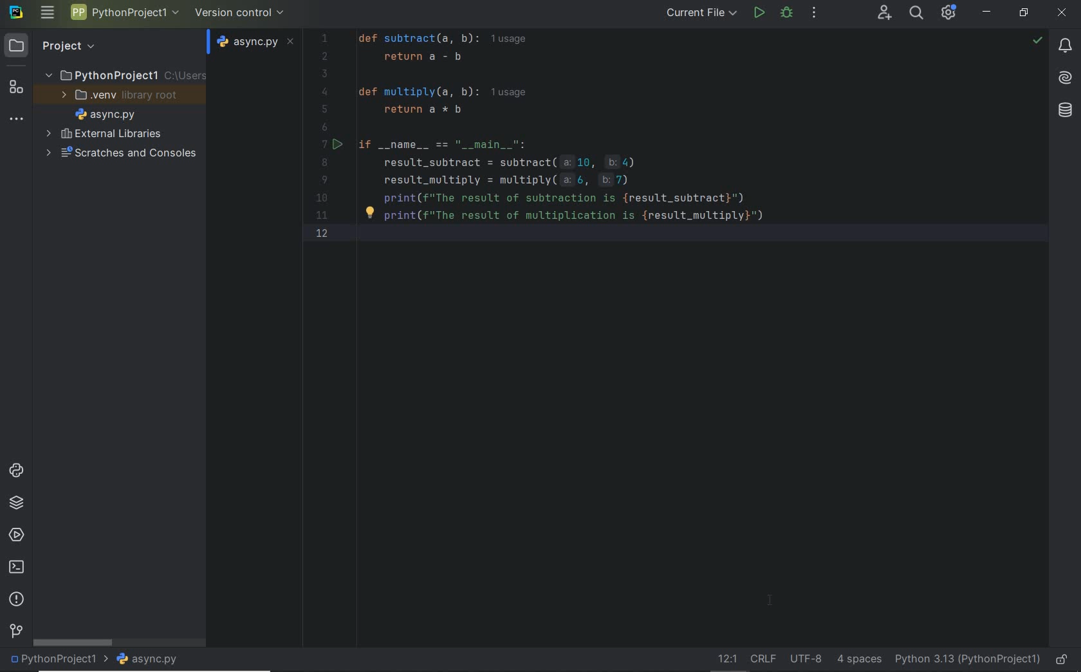 This screenshot has height=672, width=1081. Describe the element at coordinates (16, 15) in the screenshot. I see `system name` at that location.